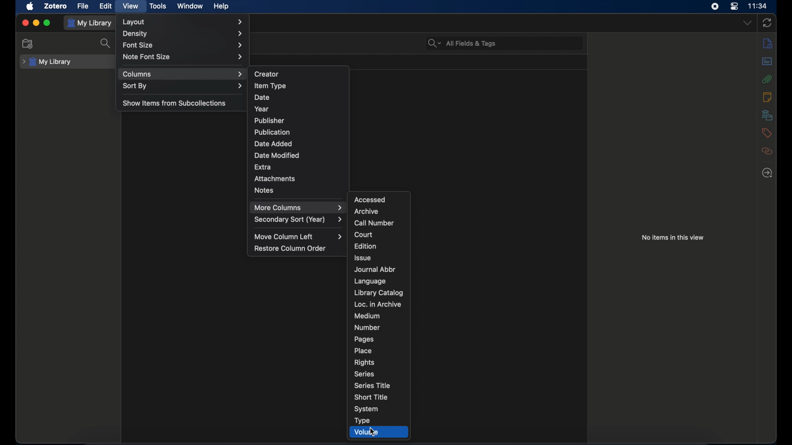  I want to click on court, so click(363, 234).